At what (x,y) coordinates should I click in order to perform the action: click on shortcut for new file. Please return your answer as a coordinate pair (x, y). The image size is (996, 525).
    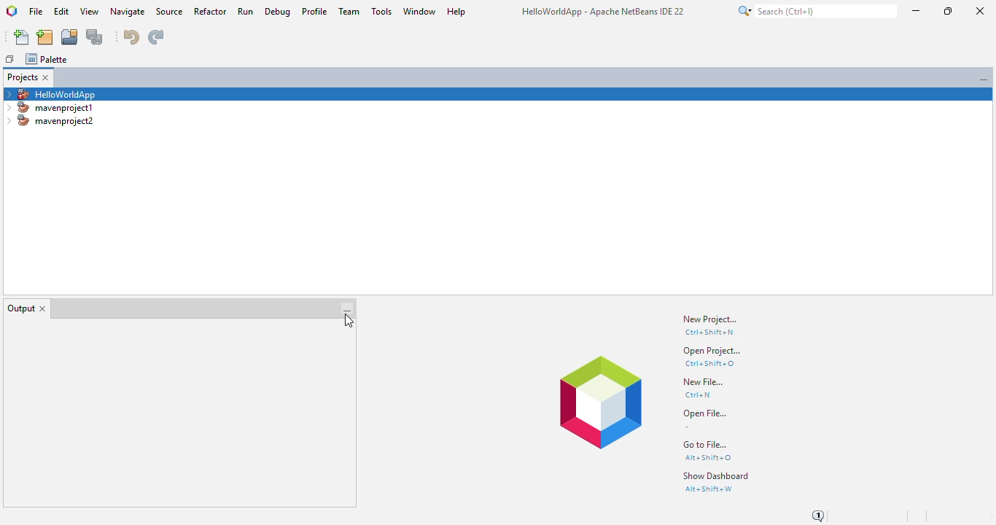
    Looking at the image, I should click on (698, 395).